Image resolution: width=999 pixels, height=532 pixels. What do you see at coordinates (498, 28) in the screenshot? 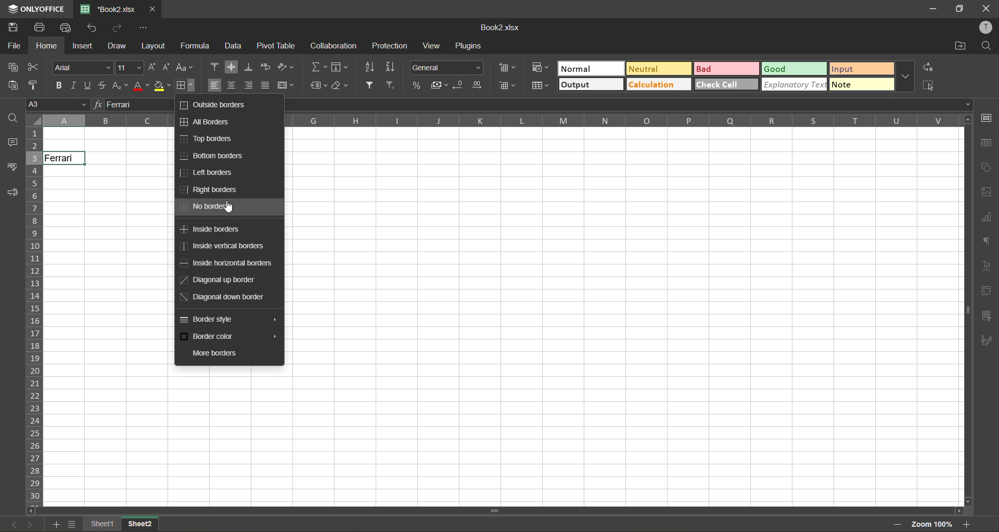
I see `file name` at bounding box center [498, 28].